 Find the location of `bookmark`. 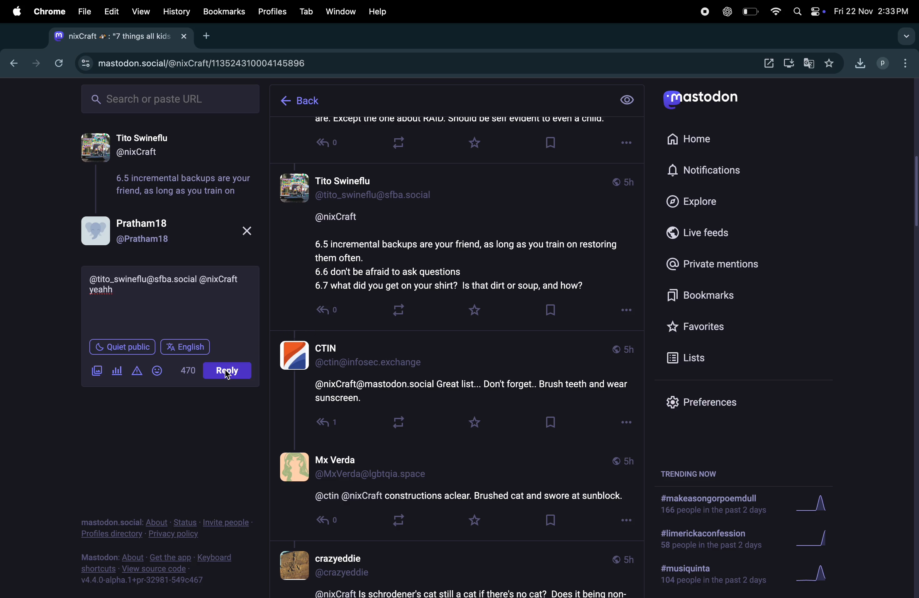

bookmark is located at coordinates (224, 12).